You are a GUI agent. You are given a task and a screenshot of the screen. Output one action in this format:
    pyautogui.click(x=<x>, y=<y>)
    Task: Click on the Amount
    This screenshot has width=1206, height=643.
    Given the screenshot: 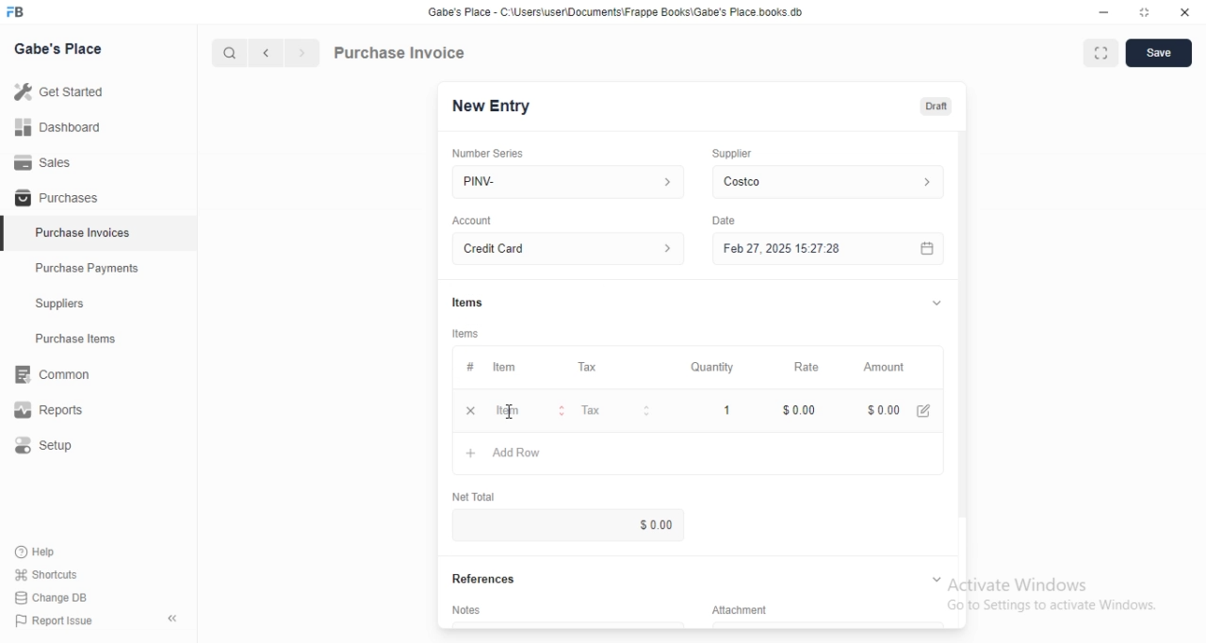 What is the action you would take?
    pyautogui.click(x=888, y=368)
    